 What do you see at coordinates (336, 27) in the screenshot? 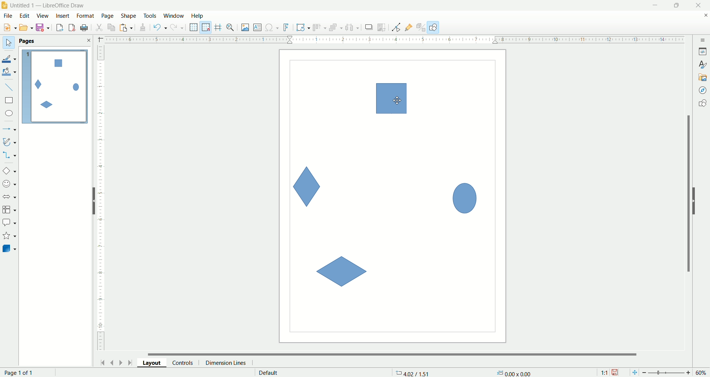
I see `arrange` at bounding box center [336, 27].